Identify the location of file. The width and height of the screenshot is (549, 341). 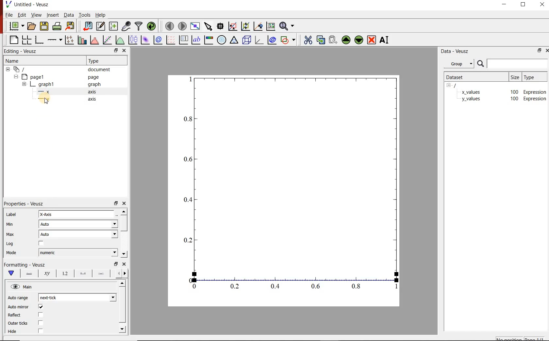
(9, 15).